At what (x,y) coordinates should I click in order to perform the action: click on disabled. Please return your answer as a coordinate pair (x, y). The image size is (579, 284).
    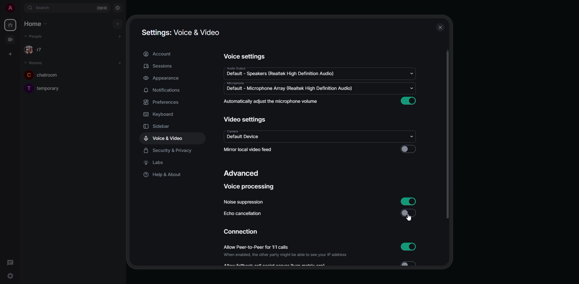
    Looking at the image, I should click on (409, 214).